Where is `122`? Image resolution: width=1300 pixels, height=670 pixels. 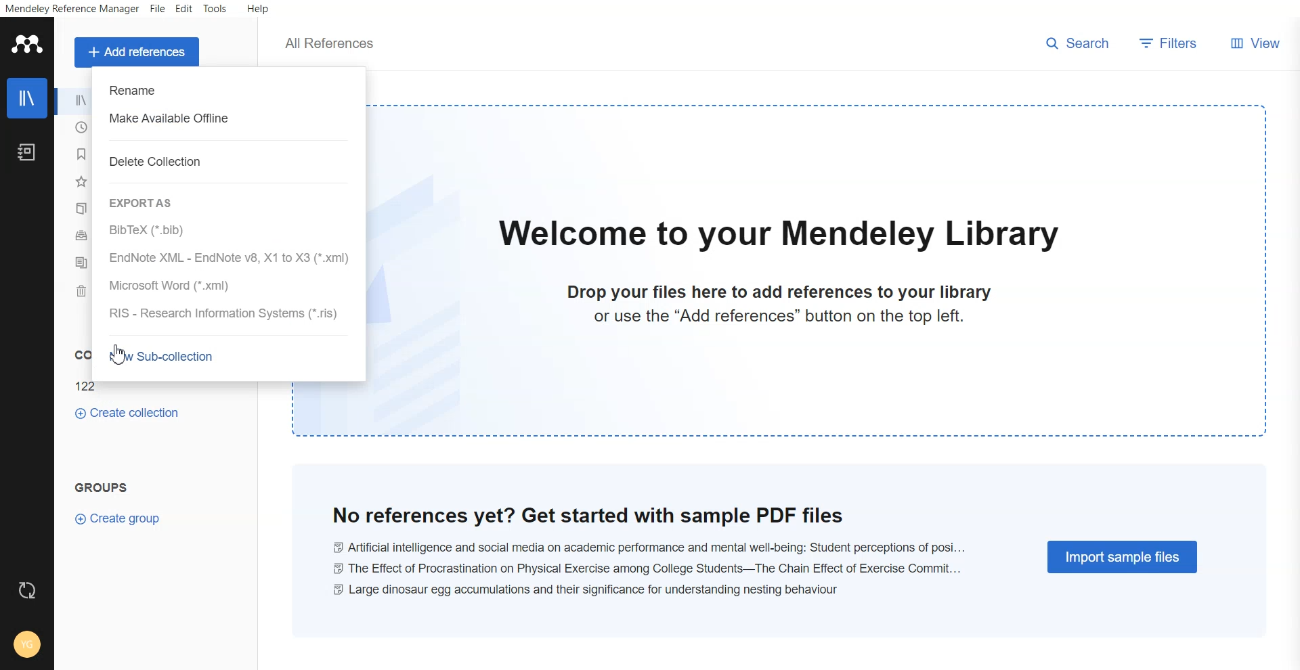
122 is located at coordinates (85, 388).